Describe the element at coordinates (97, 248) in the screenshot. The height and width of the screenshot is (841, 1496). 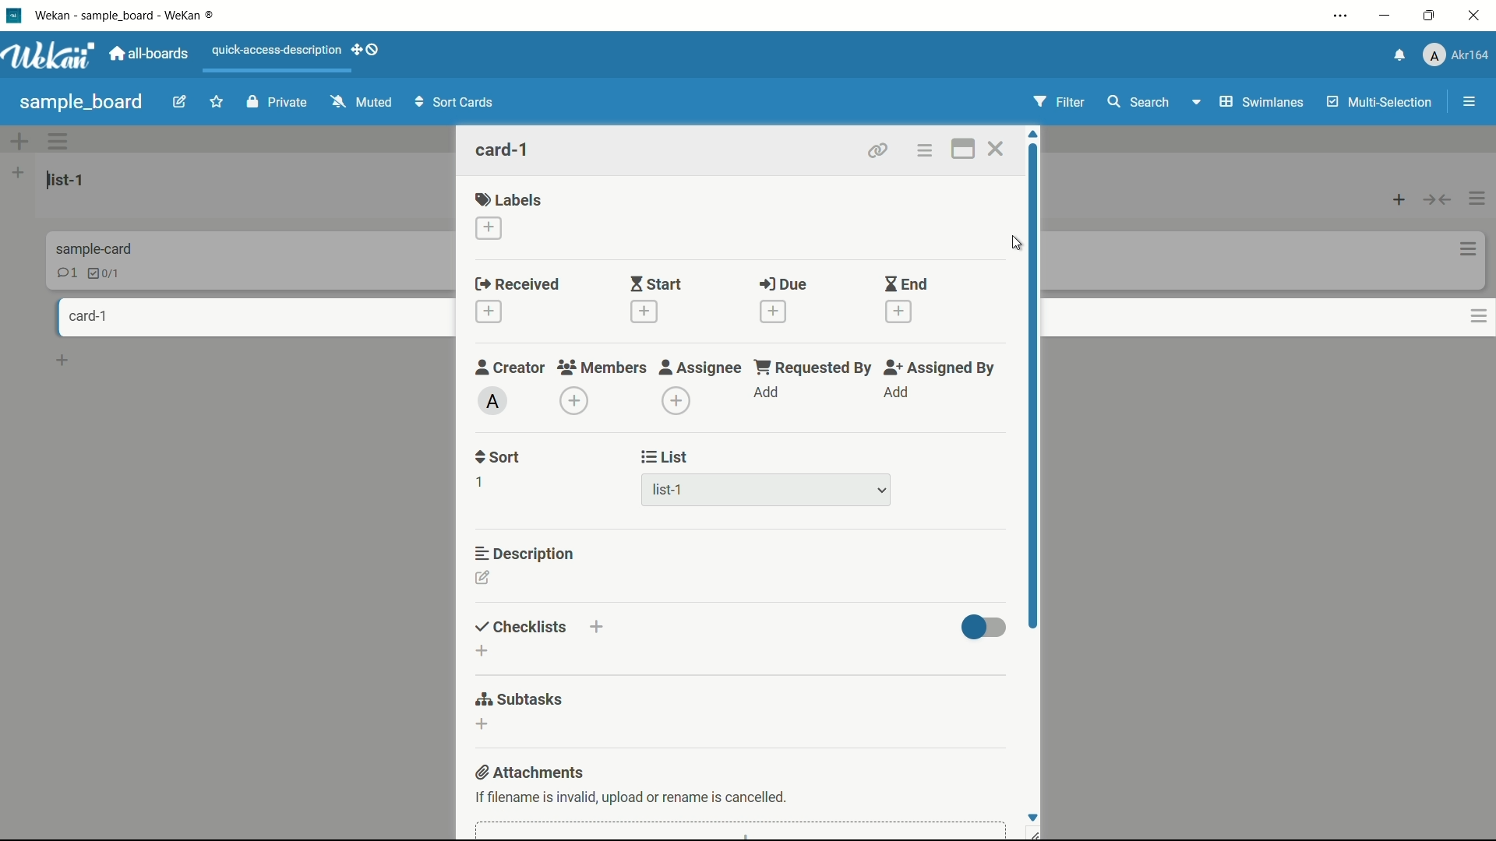
I see `` at that location.